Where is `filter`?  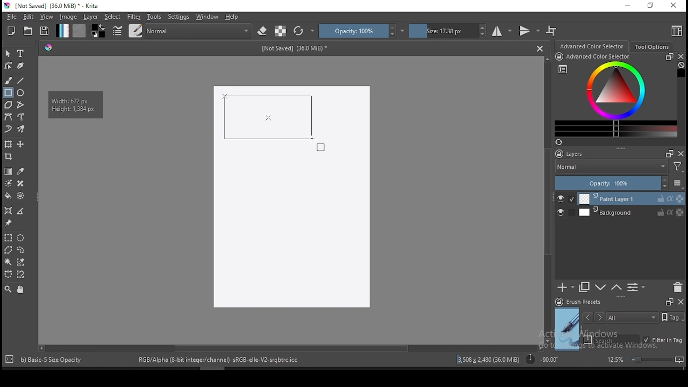 filter is located at coordinates (133, 17).